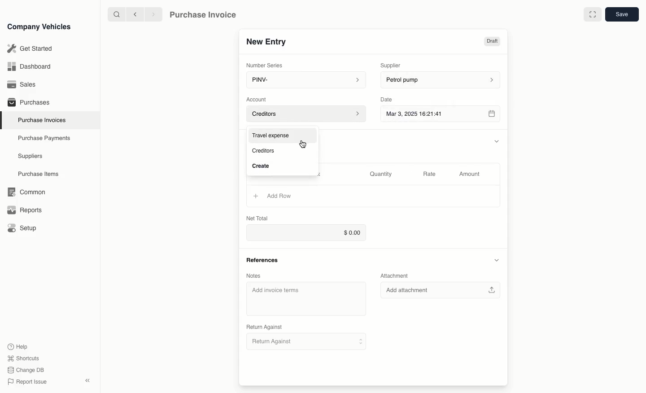  Describe the element at coordinates (432, 114) in the screenshot. I see `Mar 3, 2025 16:21:41` at that location.